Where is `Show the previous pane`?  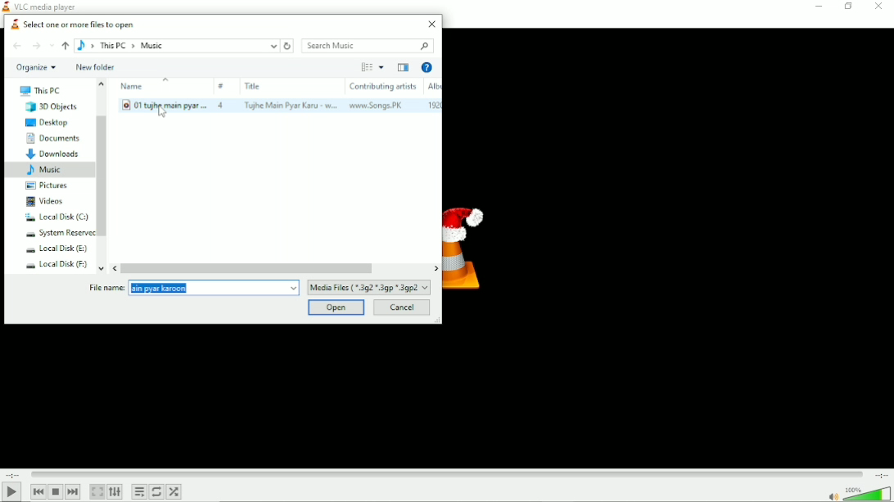 Show the previous pane is located at coordinates (403, 67).